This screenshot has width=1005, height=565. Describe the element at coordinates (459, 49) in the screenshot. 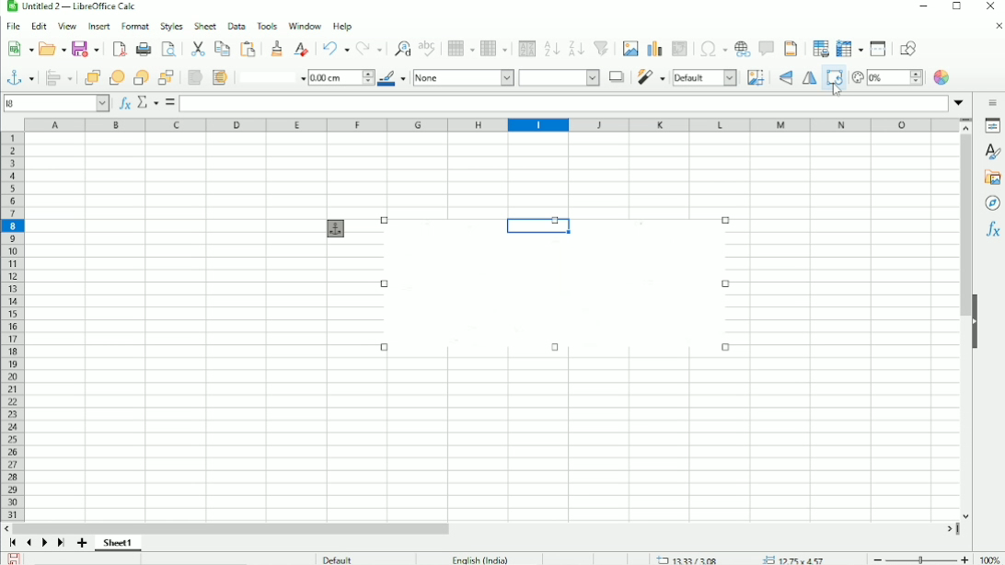

I see `Row` at that location.